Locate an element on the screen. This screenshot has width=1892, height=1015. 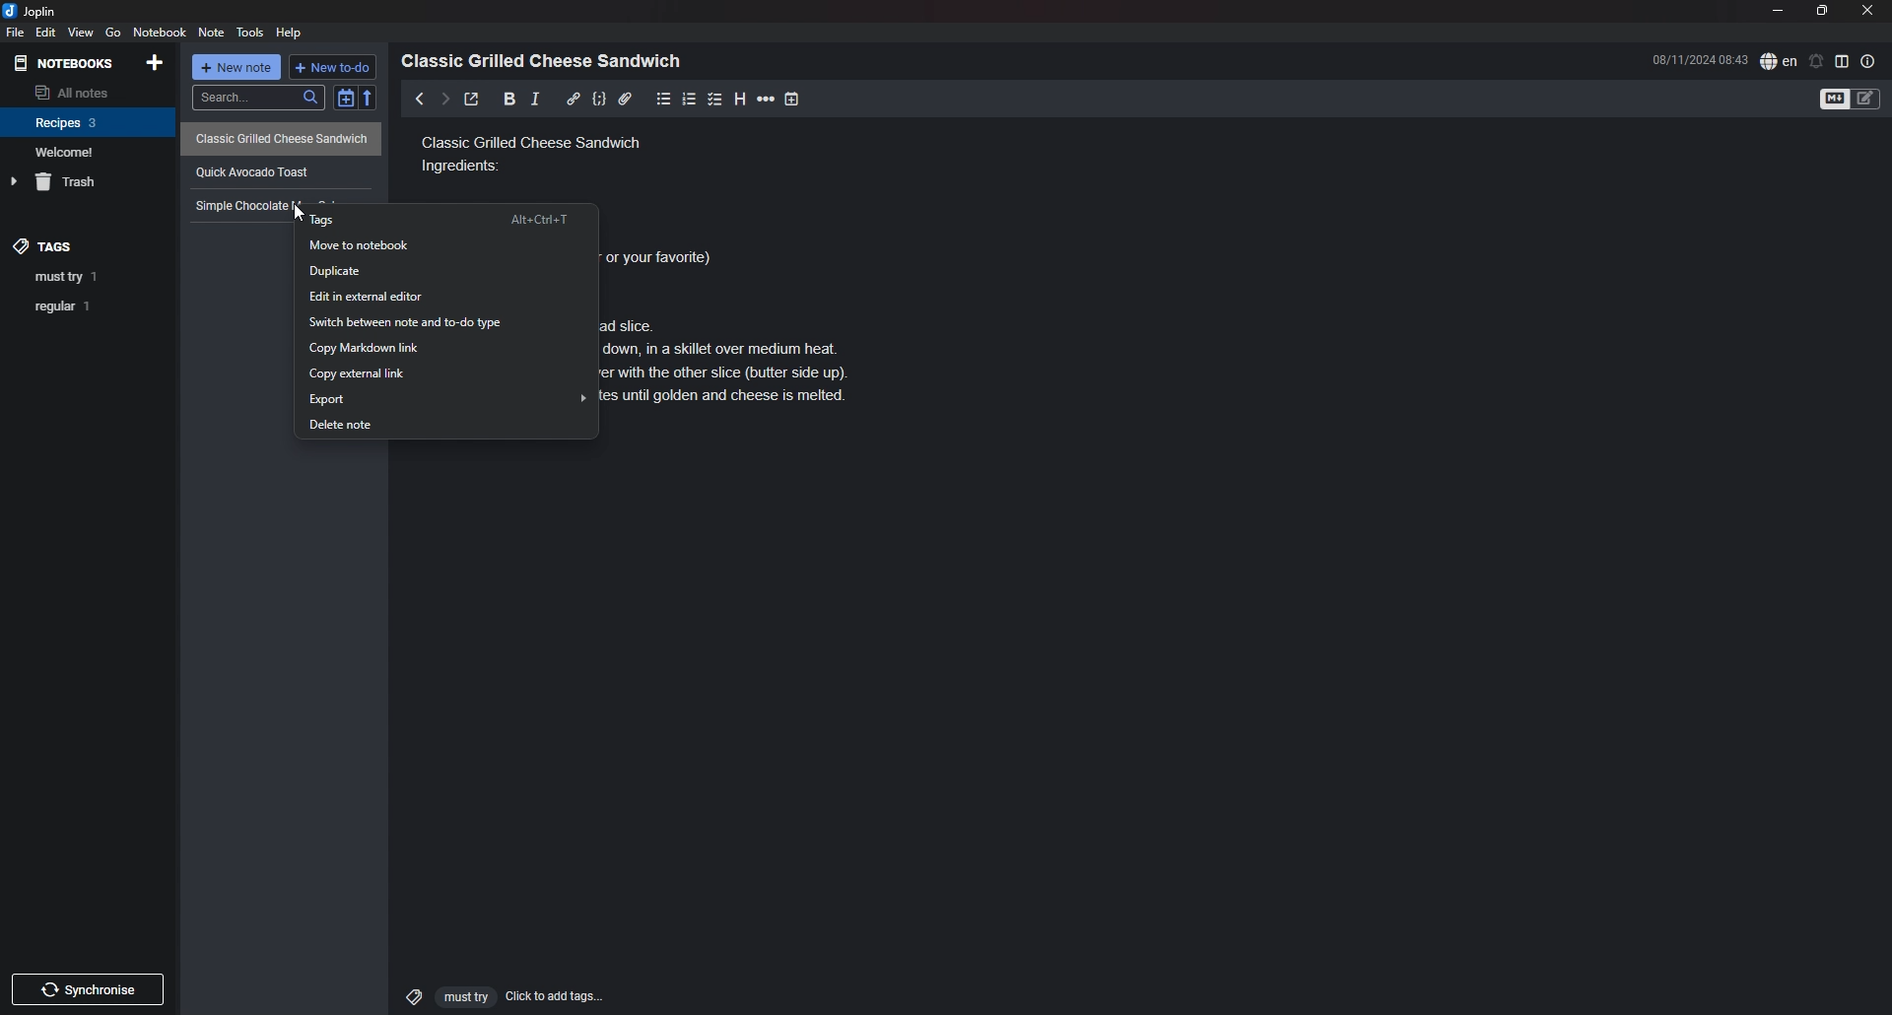
close is located at coordinates (1869, 10).